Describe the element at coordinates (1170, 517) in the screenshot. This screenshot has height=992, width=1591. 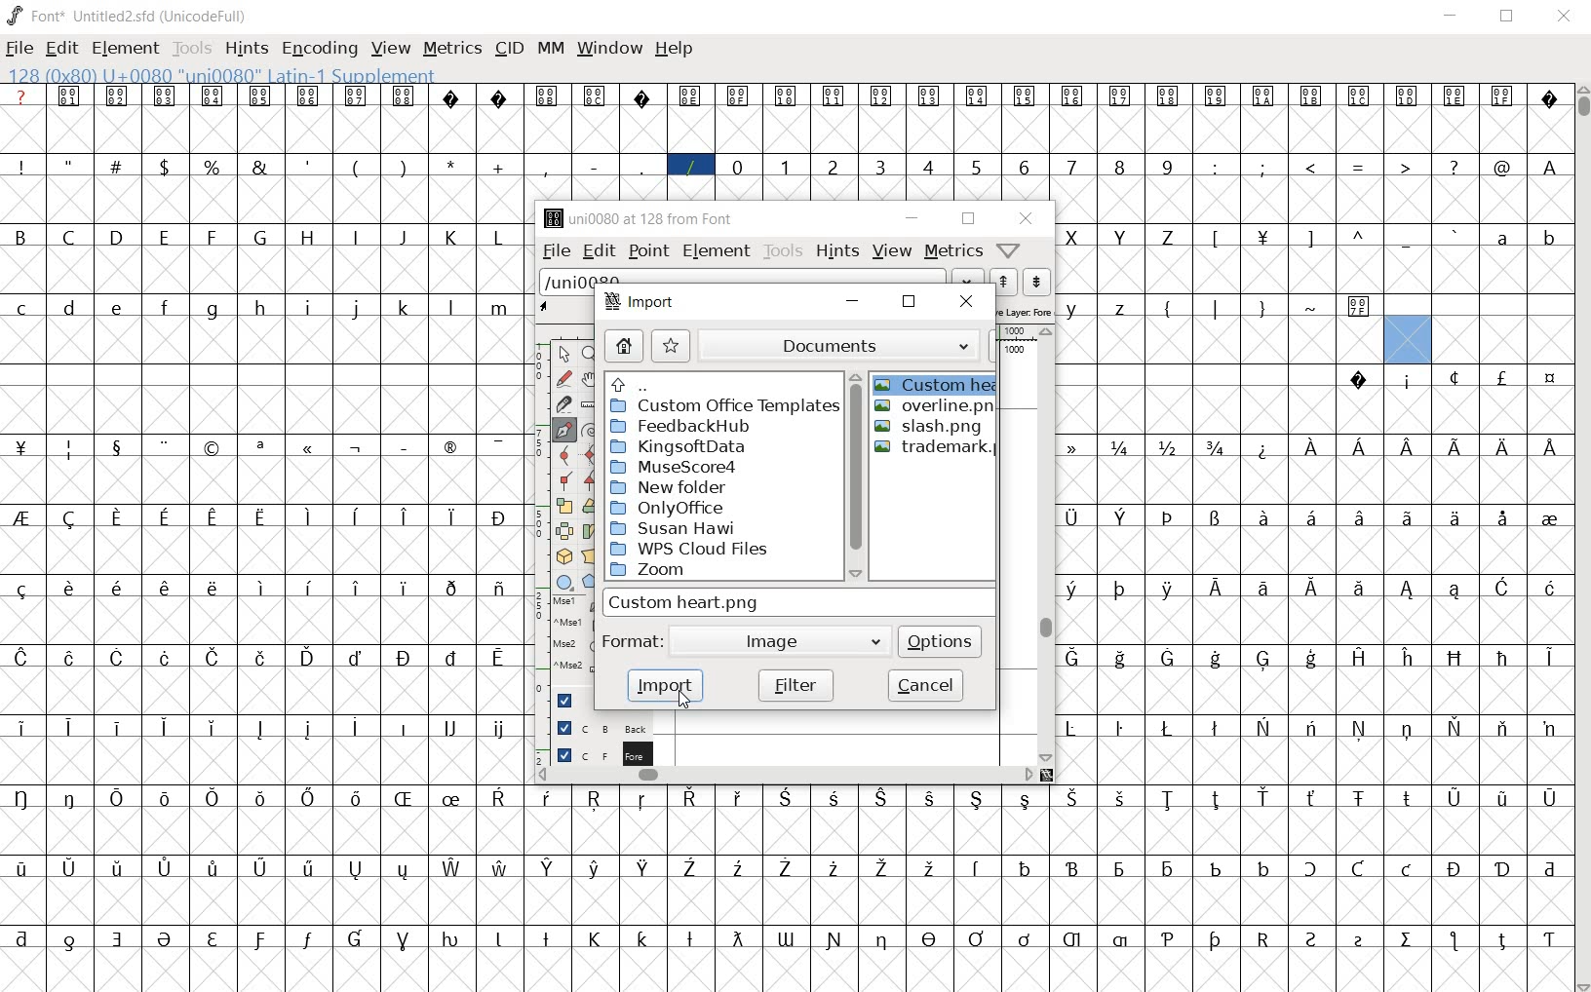
I see `glyph` at that location.